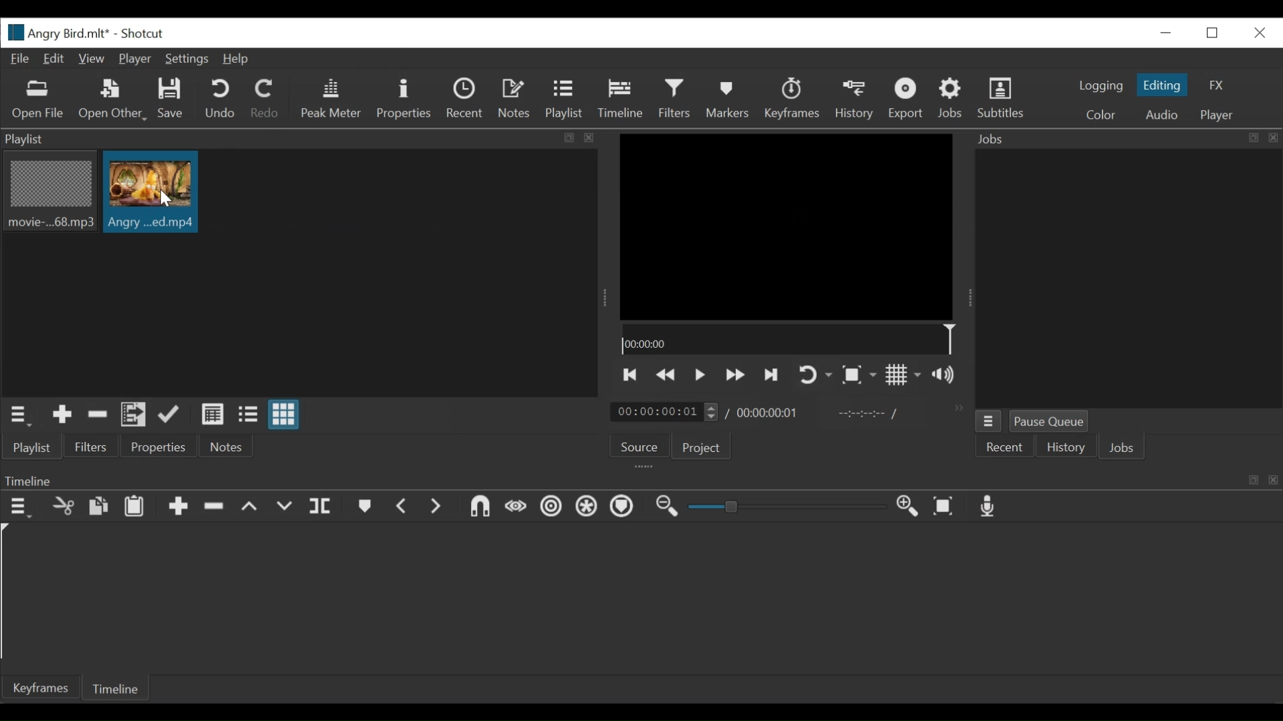  Describe the element at coordinates (813, 376) in the screenshot. I see `Toggle player looping` at that location.